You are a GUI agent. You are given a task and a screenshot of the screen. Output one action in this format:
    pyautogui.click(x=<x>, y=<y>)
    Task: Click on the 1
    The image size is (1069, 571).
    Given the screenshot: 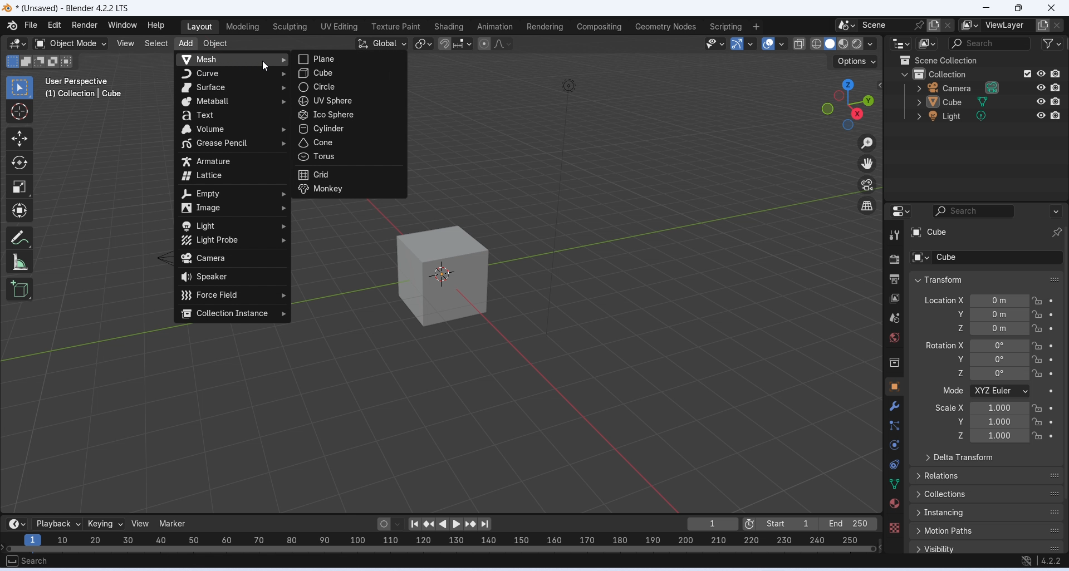 What is the action you would take?
    pyautogui.click(x=713, y=524)
    